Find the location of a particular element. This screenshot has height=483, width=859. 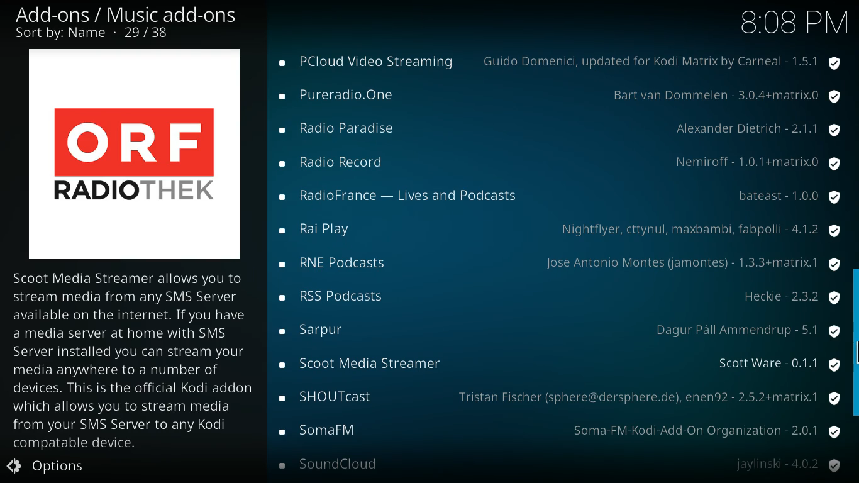

scroll bar is located at coordinates (856, 341).